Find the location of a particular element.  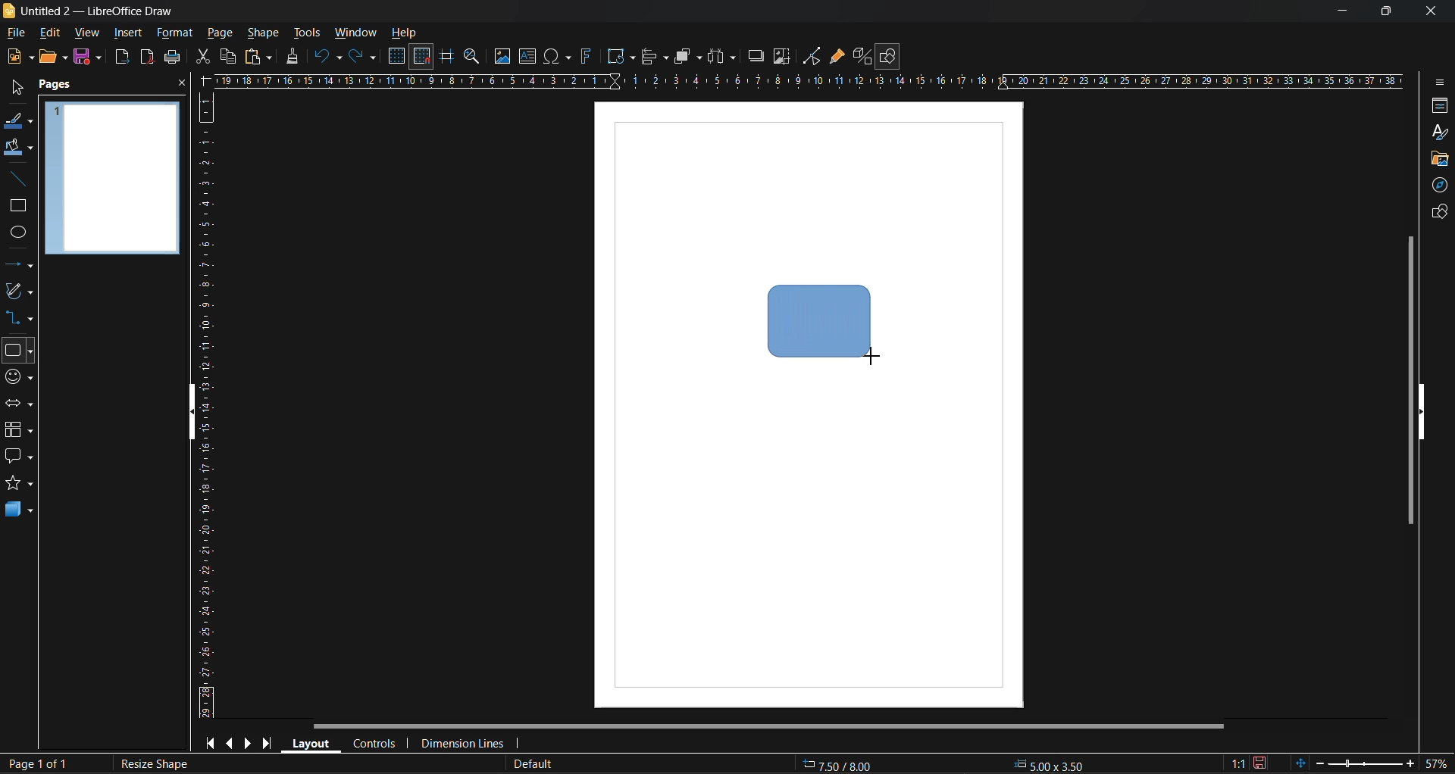

flowchart is located at coordinates (18, 430).